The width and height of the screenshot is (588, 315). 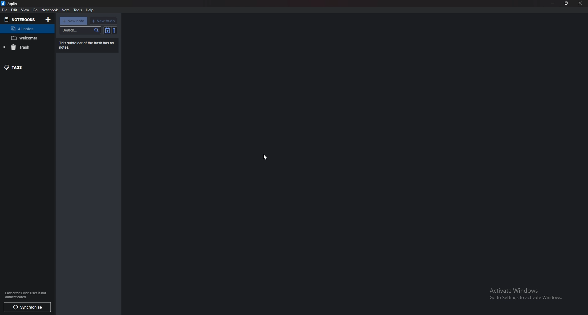 What do you see at coordinates (21, 20) in the screenshot?
I see `Notebooks` at bounding box center [21, 20].